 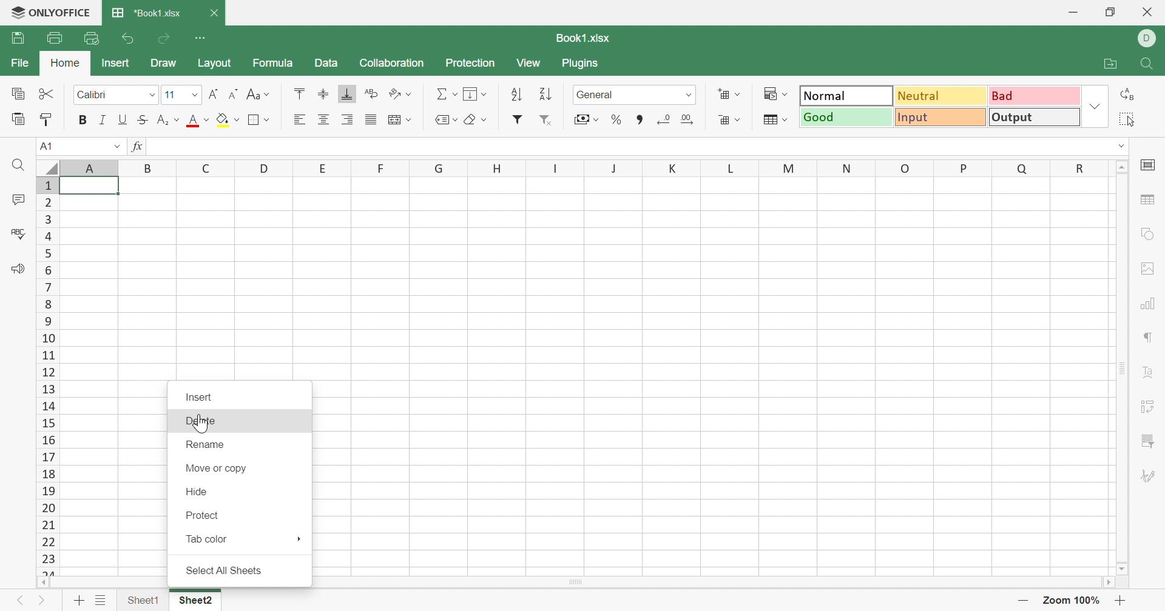 I want to click on Print, so click(x=53, y=36).